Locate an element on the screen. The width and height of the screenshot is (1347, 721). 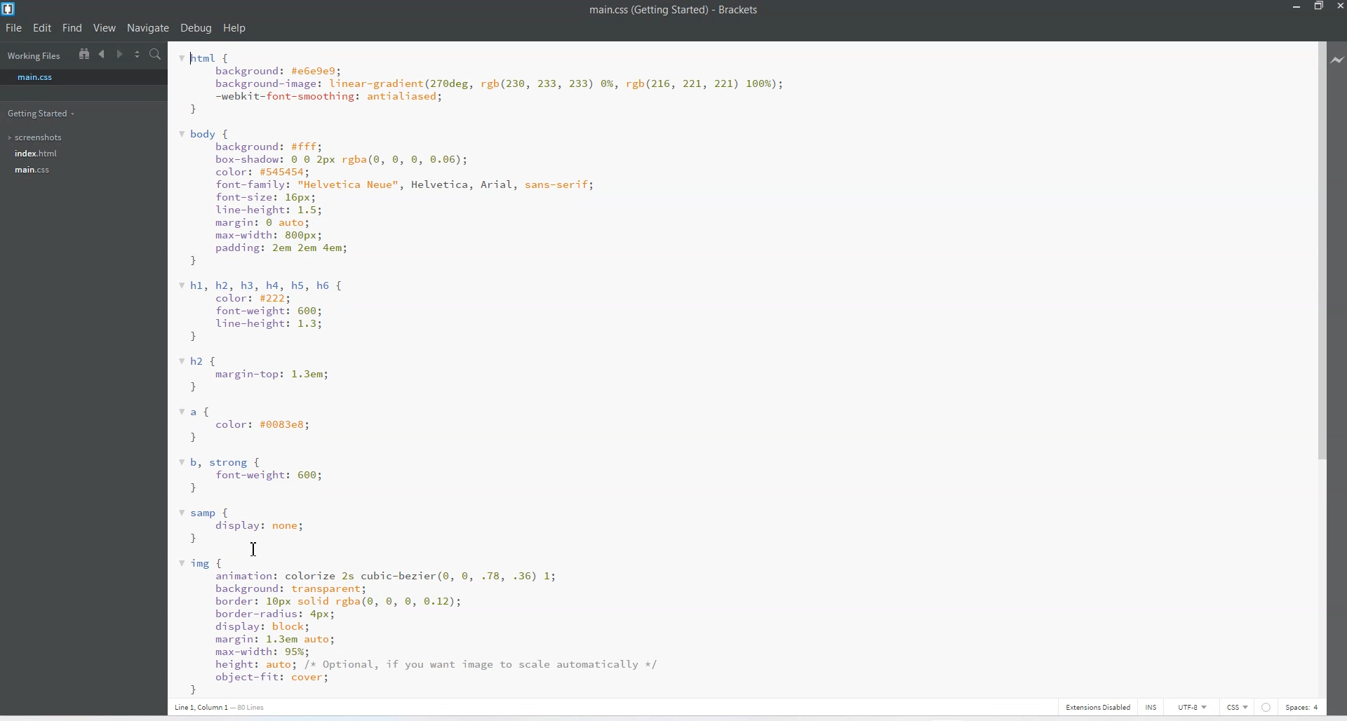
Extensions Disabled is located at coordinates (1096, 706).